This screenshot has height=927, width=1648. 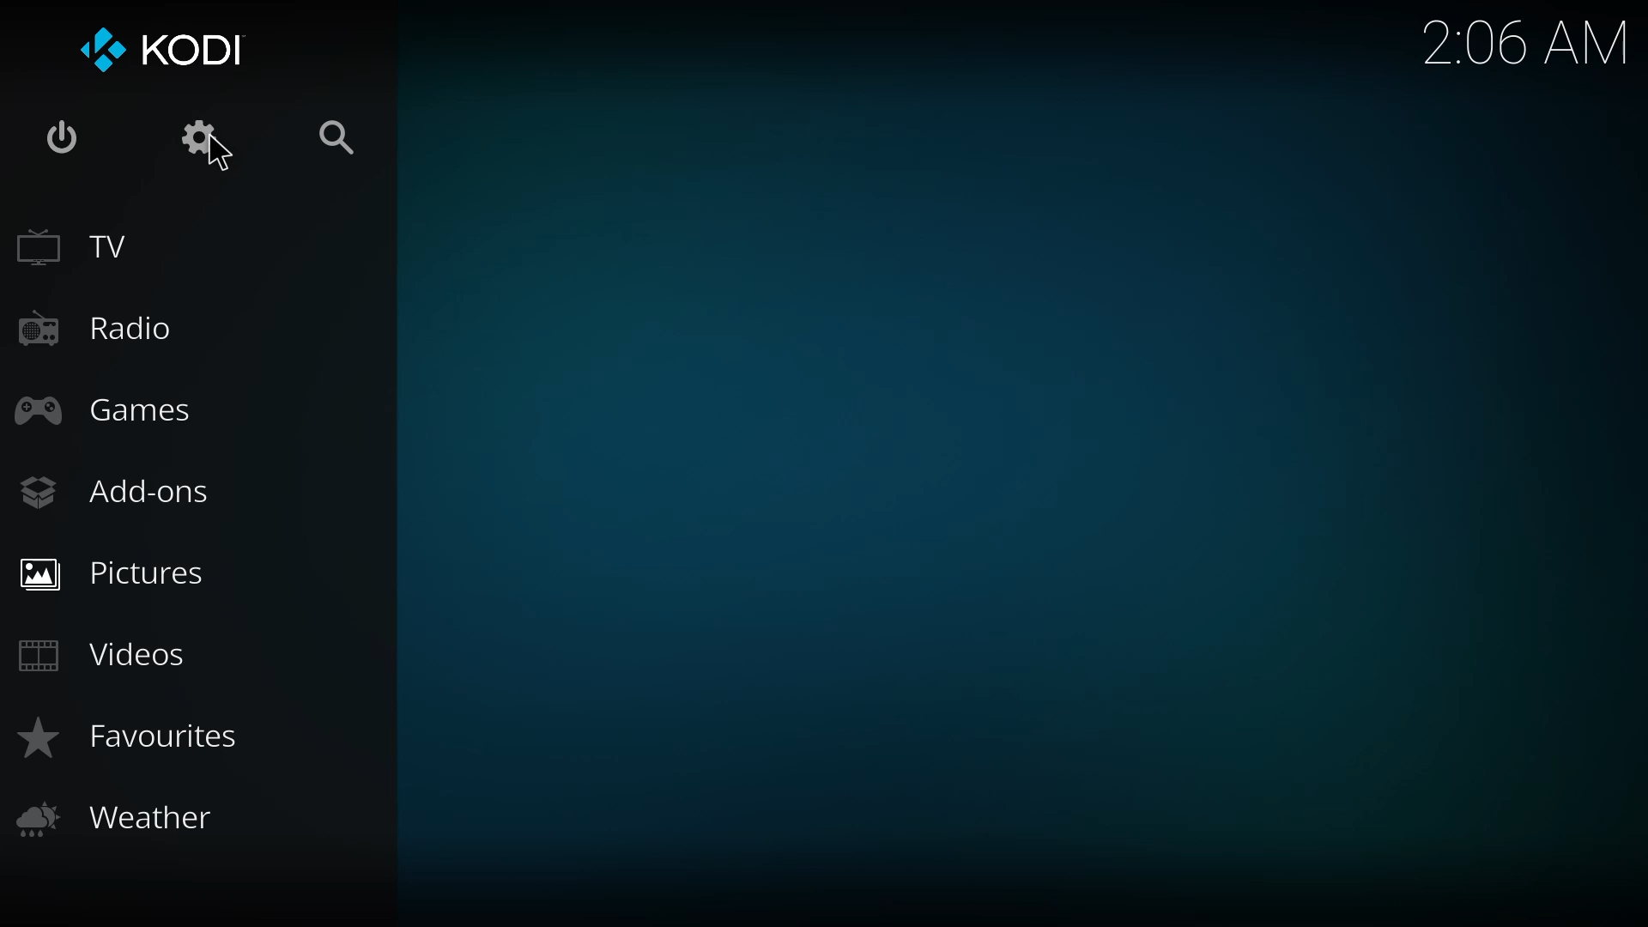 What do you see at coordinates (178, 51) in the screenshot?
I see `kodi` at bounding box center [178, 51].